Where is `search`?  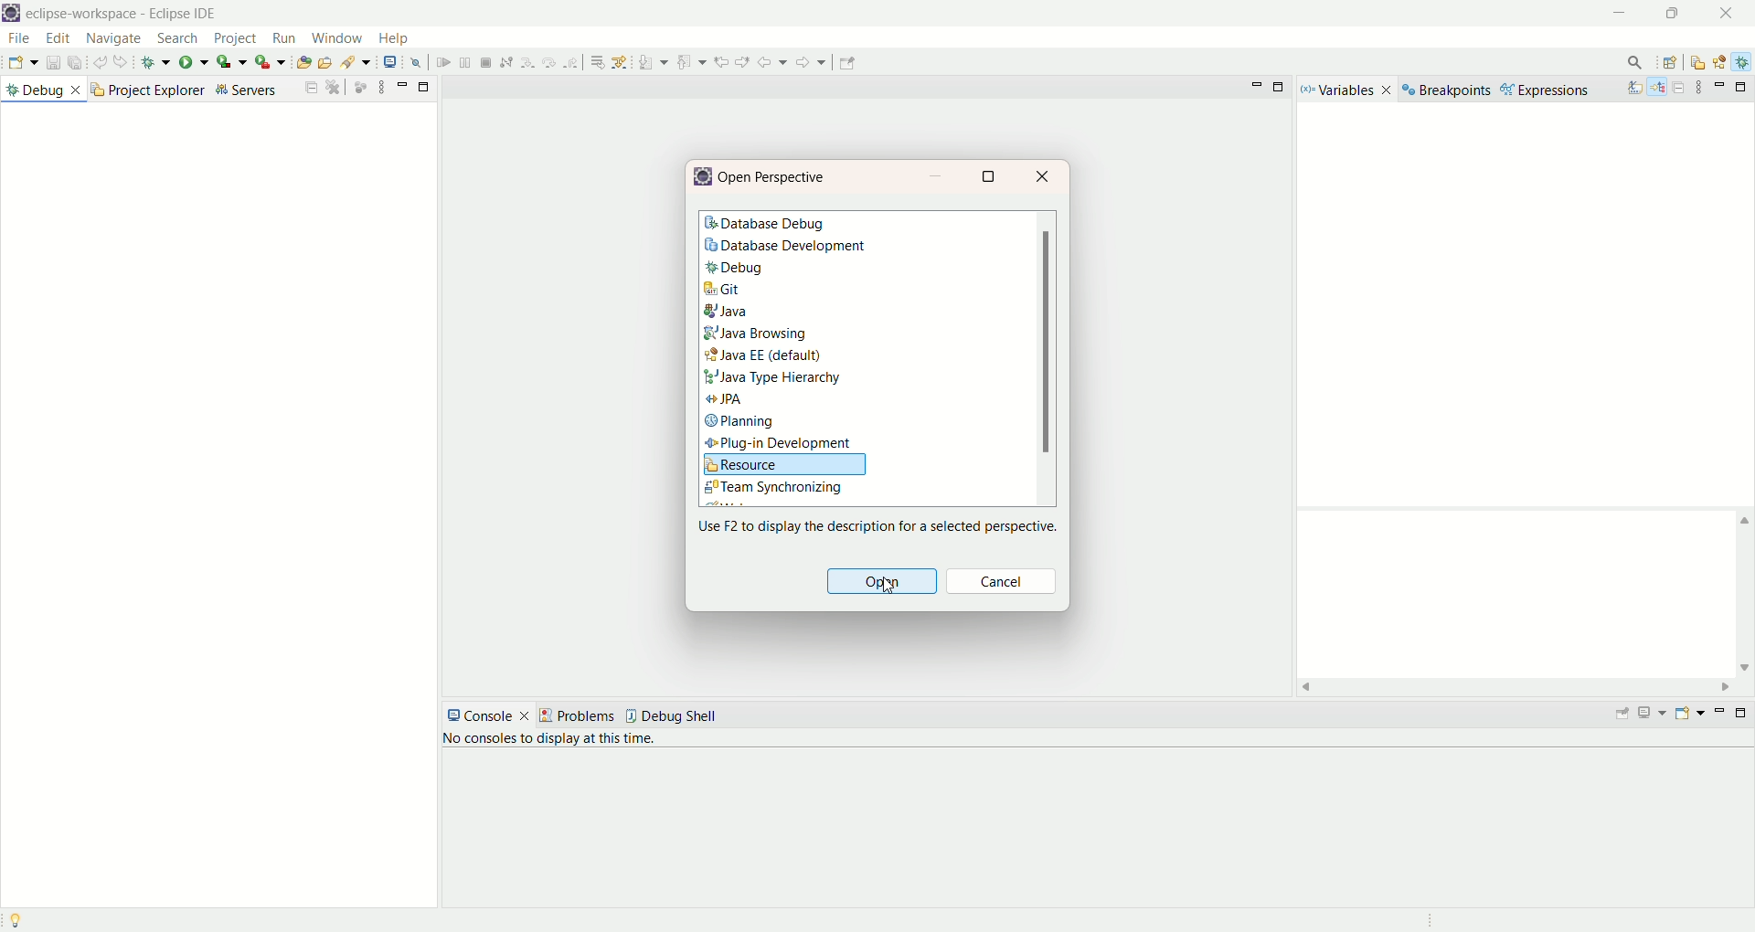 search is located at coordinates (1632, 61).